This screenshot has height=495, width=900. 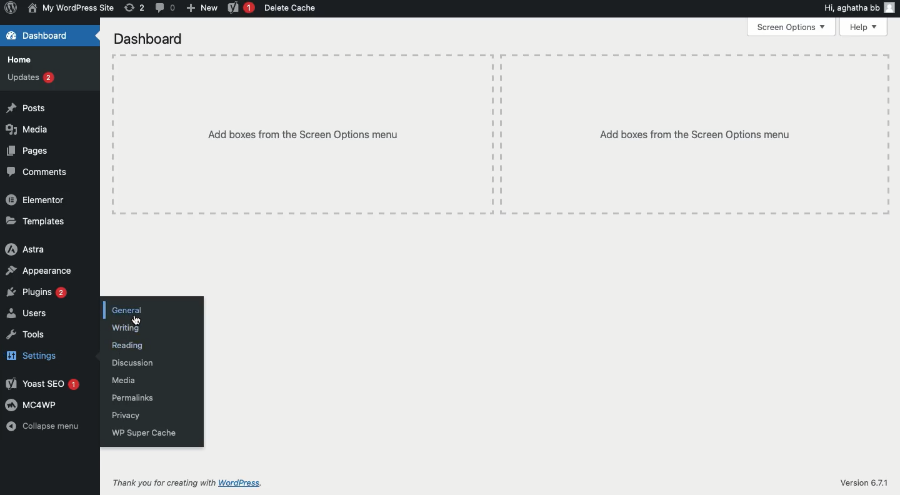 I want to click on Home, so click(x=21, y=59).